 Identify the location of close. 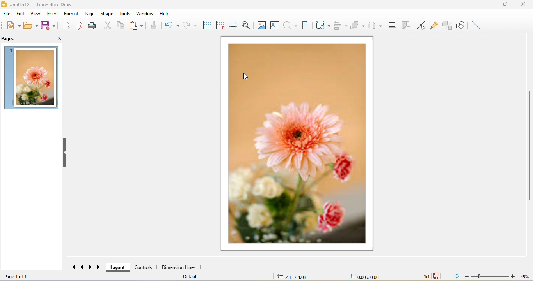
(525, 5).